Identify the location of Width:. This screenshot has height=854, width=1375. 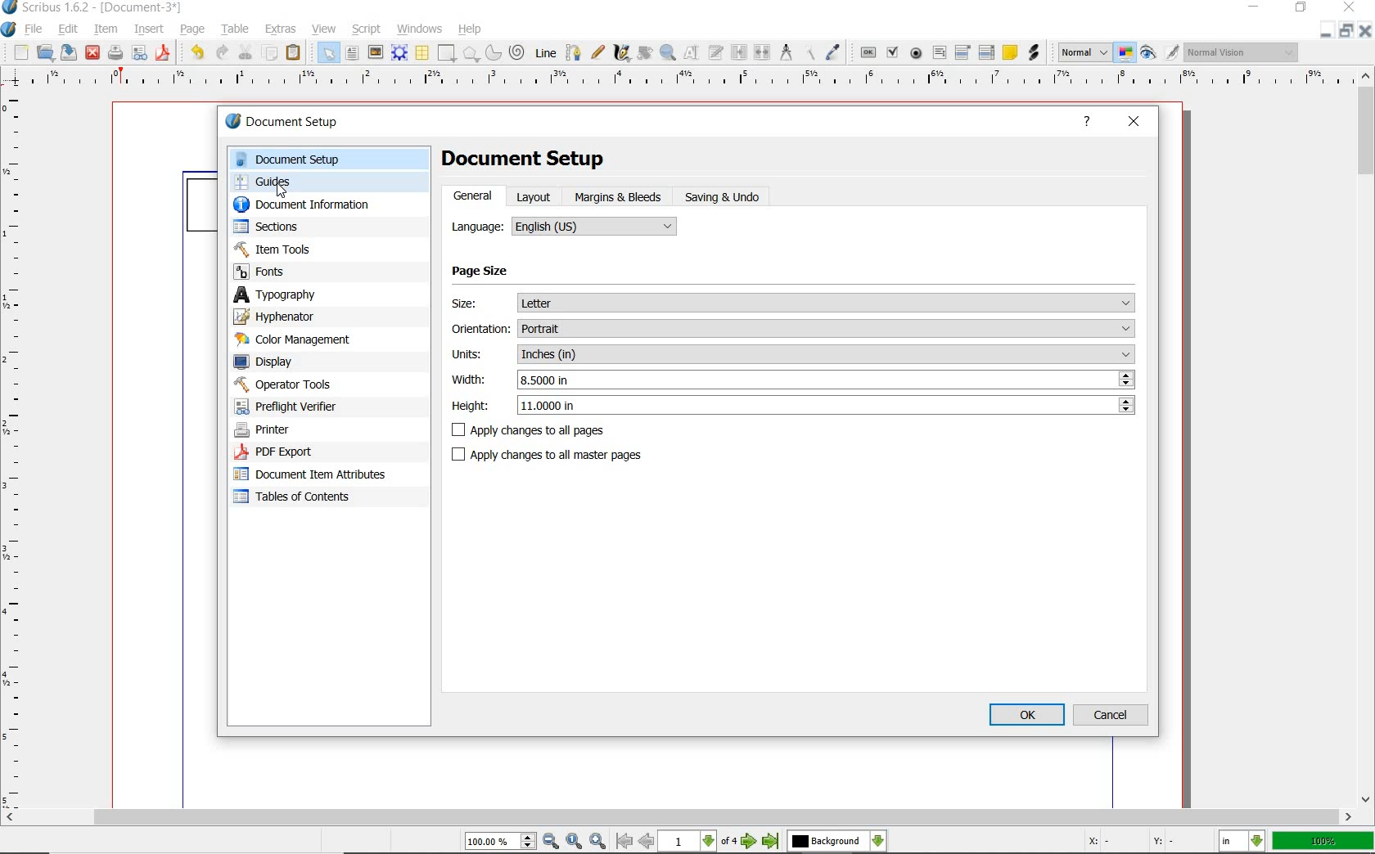
(469, 378).